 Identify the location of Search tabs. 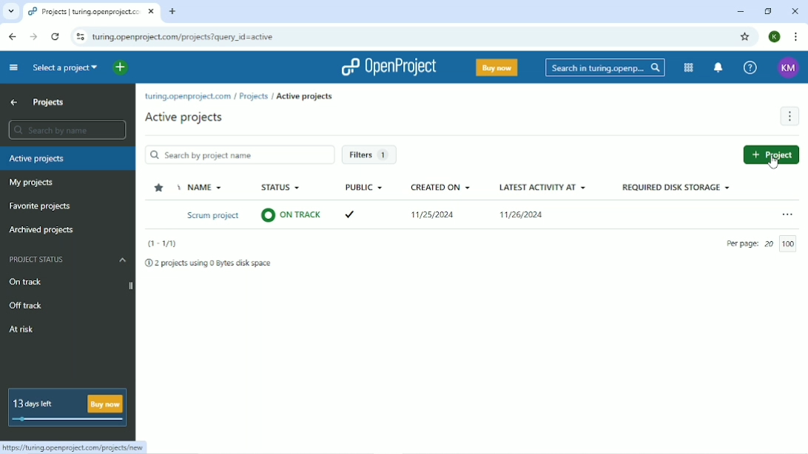
(10, 12).